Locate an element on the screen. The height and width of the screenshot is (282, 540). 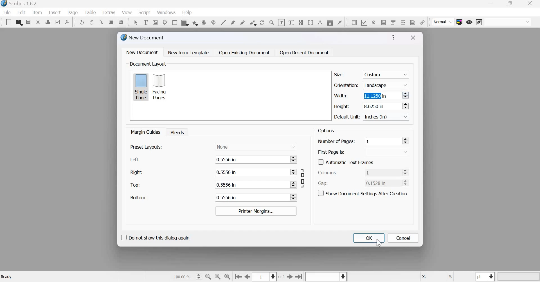
render frame is located at coordinates (165, 22).